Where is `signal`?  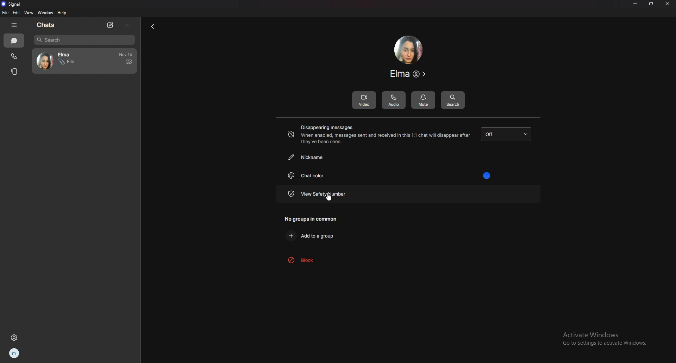
signal is located at coordinates (13, 5).